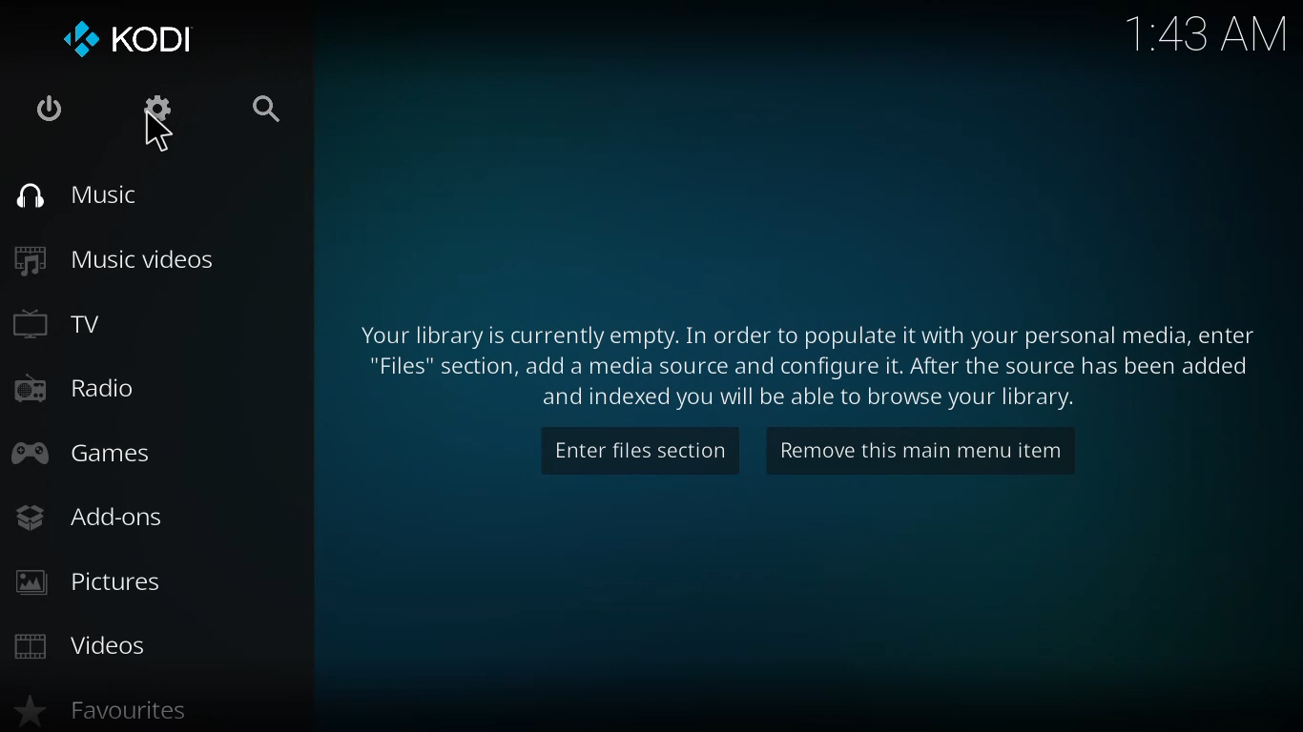 Image resolution: width=1303 pixels, height=732 pixels. I want to click on power, so click(44, 109).